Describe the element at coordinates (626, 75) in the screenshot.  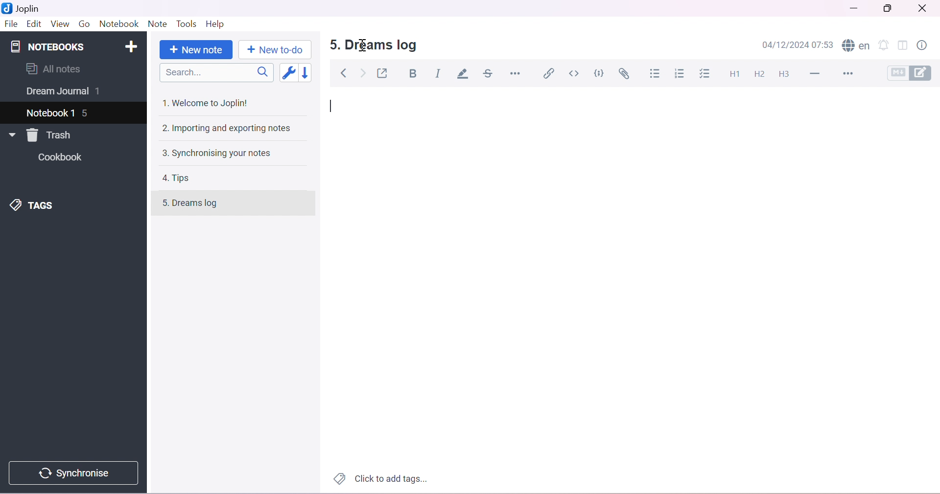
I see `Attach file` at that location.